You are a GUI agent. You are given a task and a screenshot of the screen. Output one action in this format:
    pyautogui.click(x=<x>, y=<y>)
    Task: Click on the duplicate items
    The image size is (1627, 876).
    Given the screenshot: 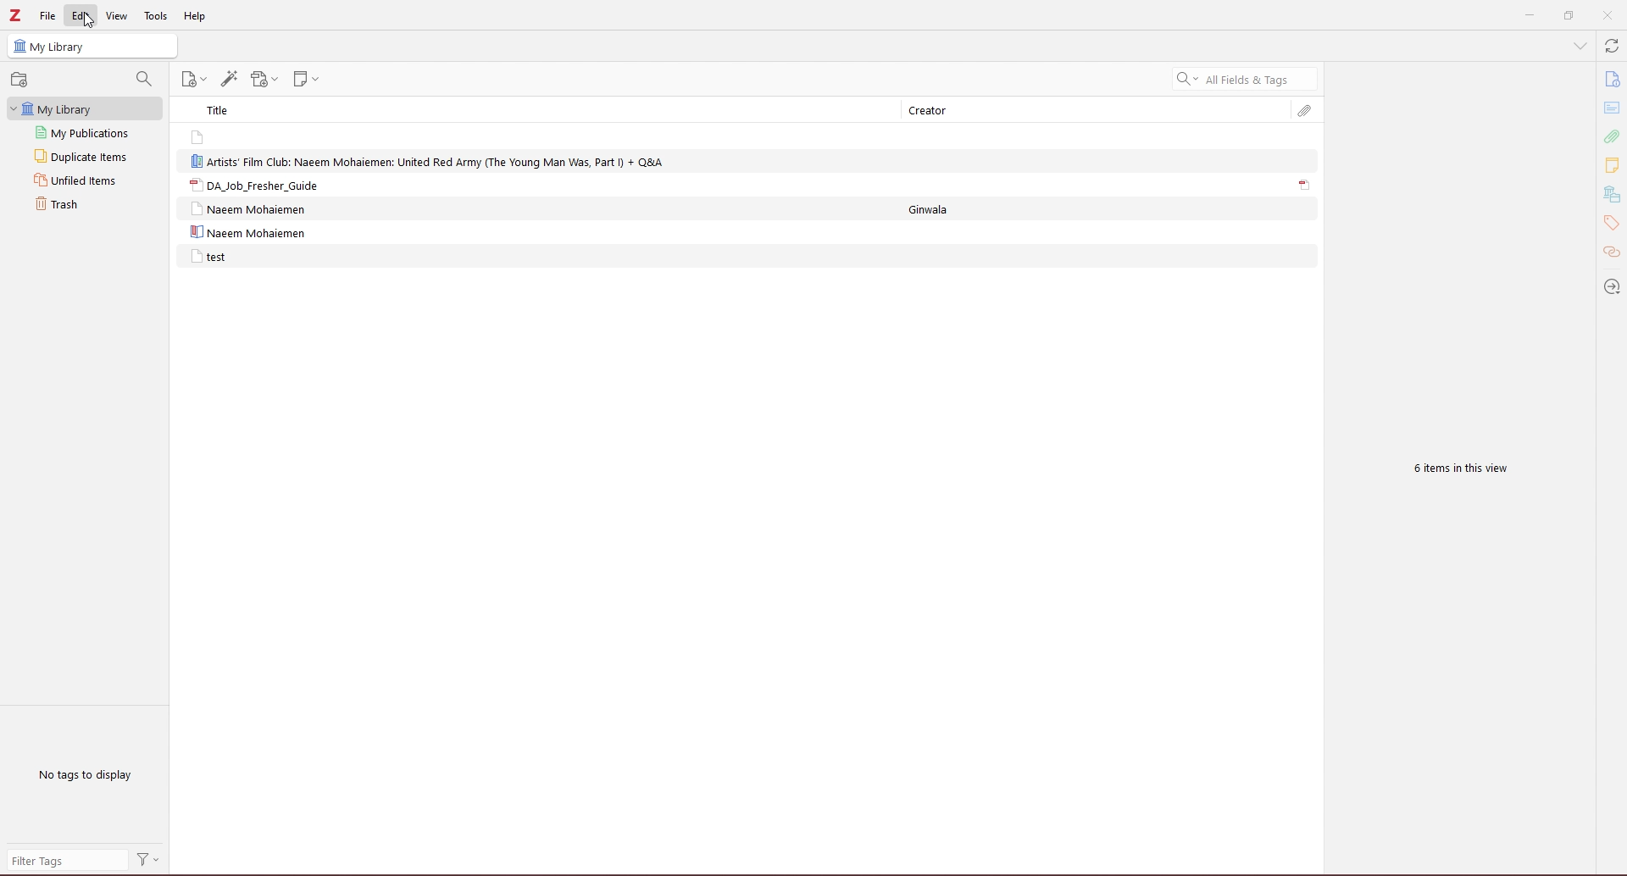 What is the action you would take?
    pyautogui.click(x=84, y=156)
    